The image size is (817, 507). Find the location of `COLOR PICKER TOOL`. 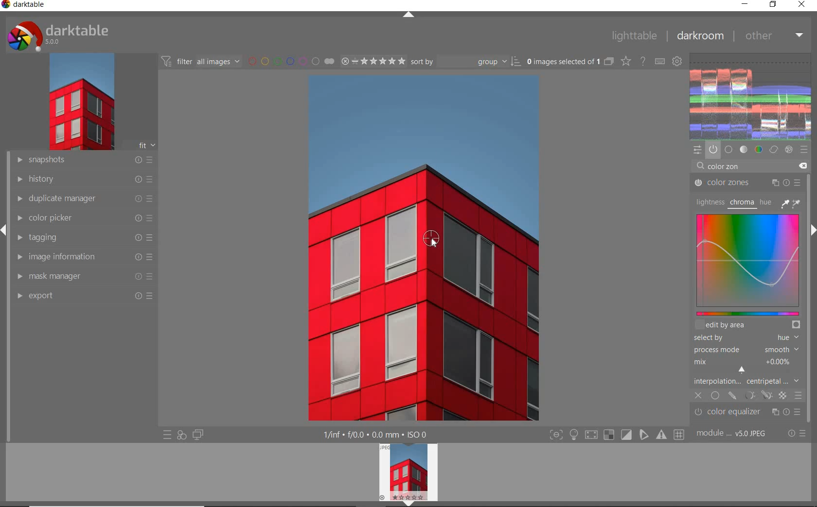

COLOR PICKER TOOL is located at coordinates (433, 238).